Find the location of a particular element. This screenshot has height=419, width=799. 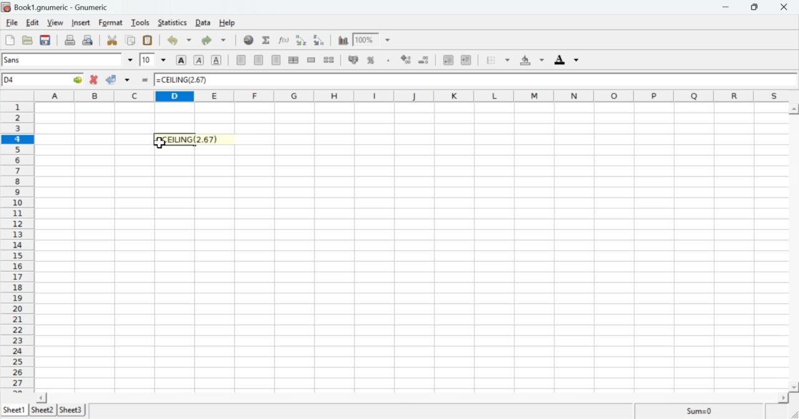

Undo is located at coordinates (179, 41).